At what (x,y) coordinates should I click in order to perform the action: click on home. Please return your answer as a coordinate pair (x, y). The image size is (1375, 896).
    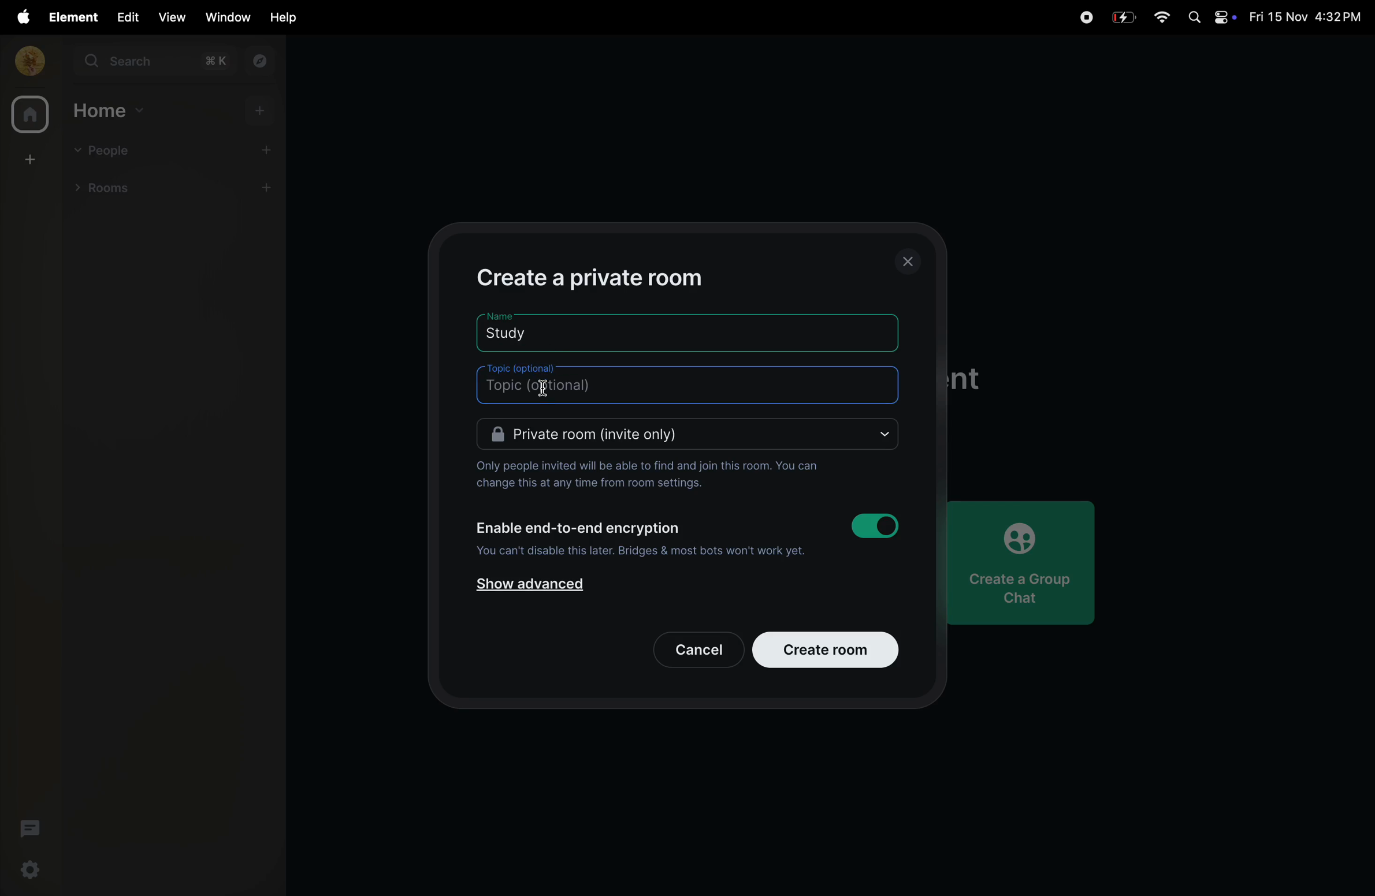
    Looking at the image, I should click on (27, 114).